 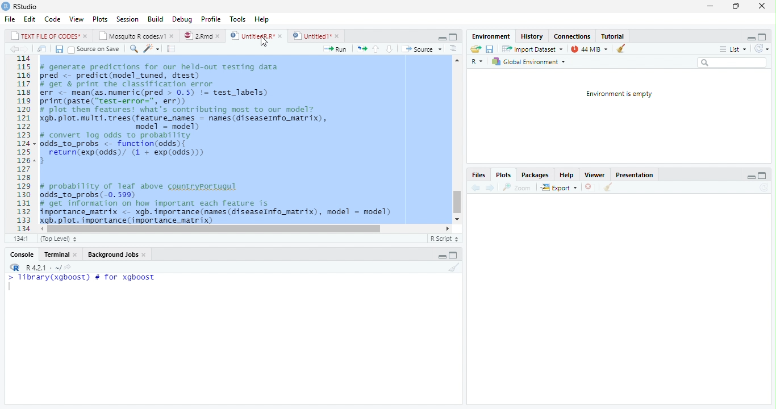 I want to click on # probability of leaf above countryportugul

odds_to_probs (-0. 599)

# get information on how important each feature is

importance_matrix <- xgb. importance (names (diseaseInfo_matrix), model = model)
xgb. plot. importance (importance_matrix), so click(x=220, y=202).